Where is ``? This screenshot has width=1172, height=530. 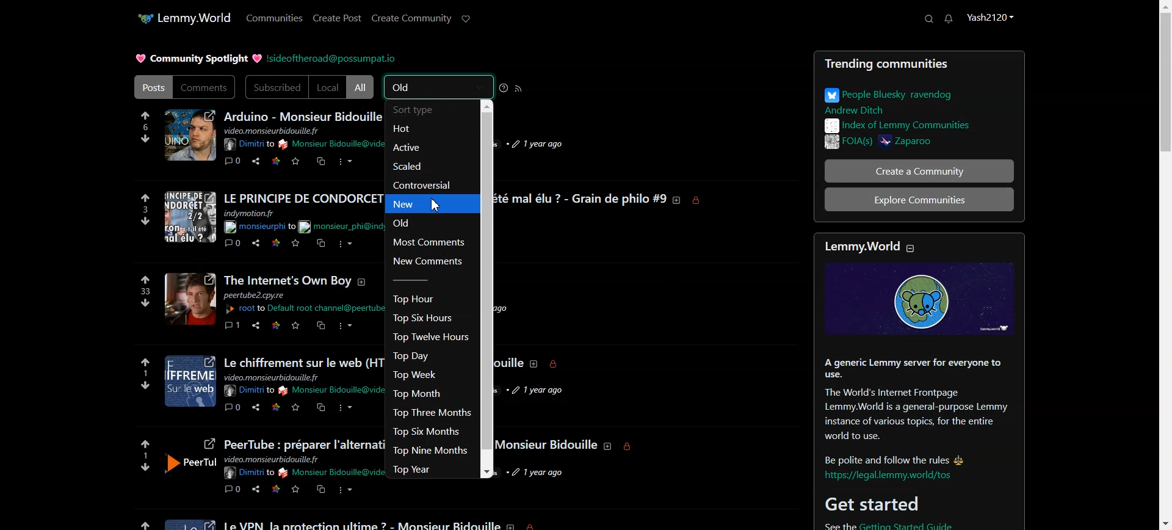
 is located at coordinates (544, 473).